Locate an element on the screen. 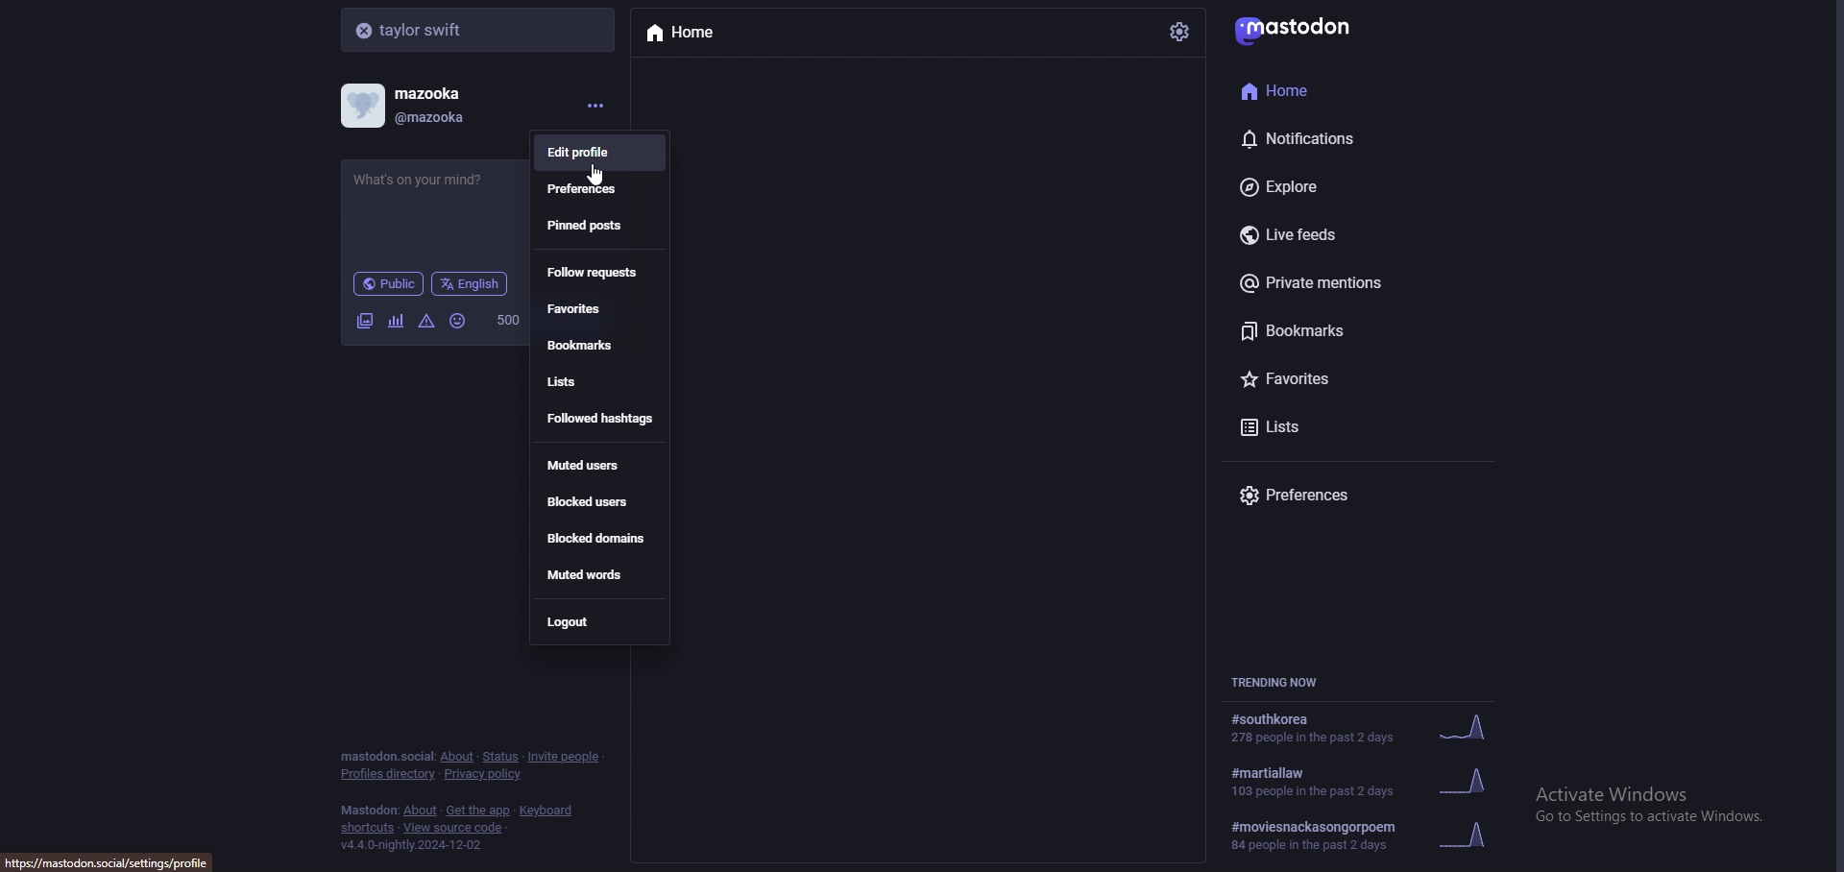 The width and height of the screenshot is (1844, 872). favourites is located at coordinates (1349, 378).